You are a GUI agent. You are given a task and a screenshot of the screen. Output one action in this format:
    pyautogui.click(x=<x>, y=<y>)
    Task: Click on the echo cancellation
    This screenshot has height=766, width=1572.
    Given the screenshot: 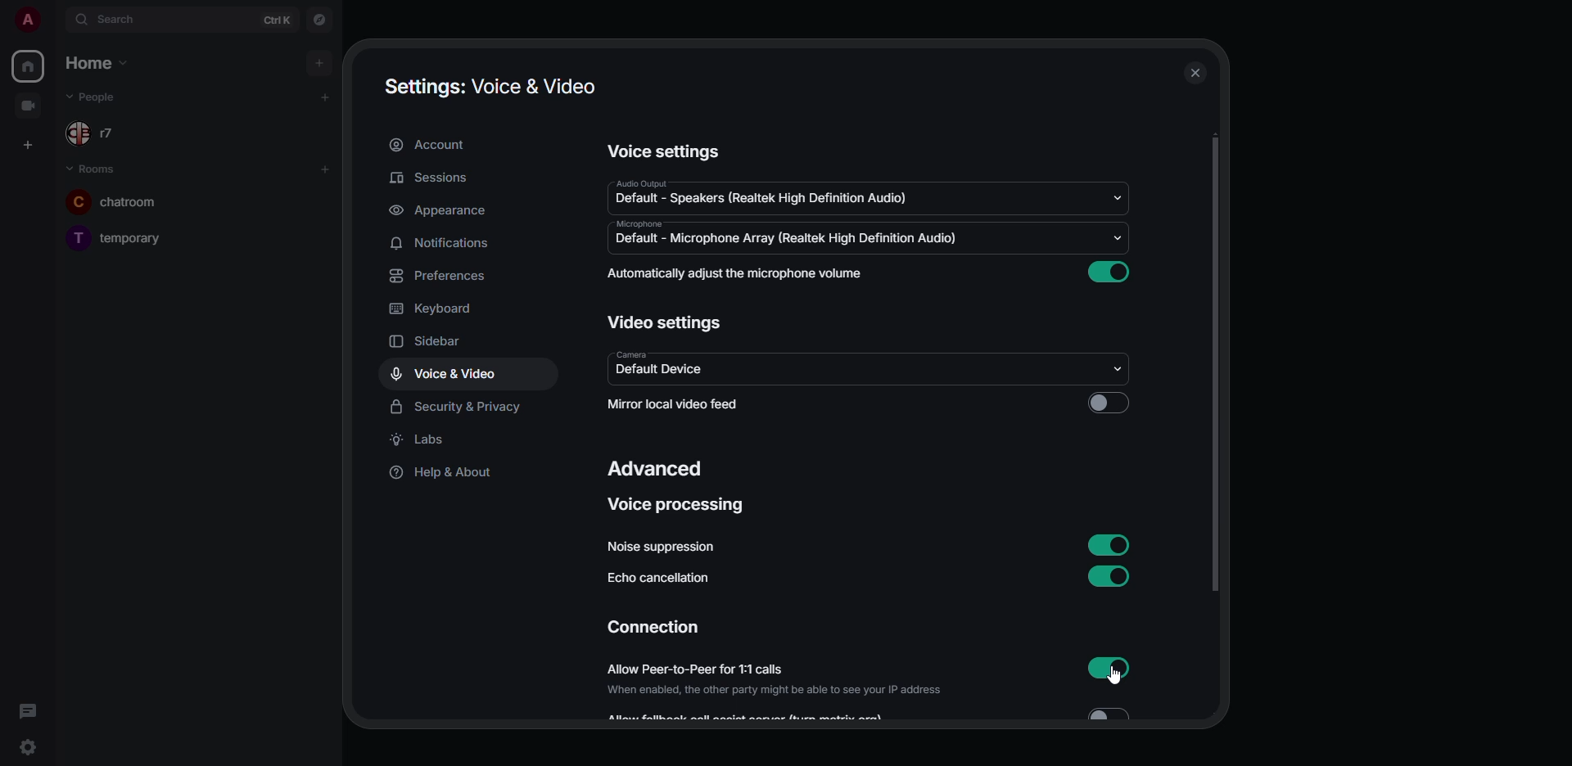 What is the action you would take?
    pyautogui.click(x=657, y=579)
    